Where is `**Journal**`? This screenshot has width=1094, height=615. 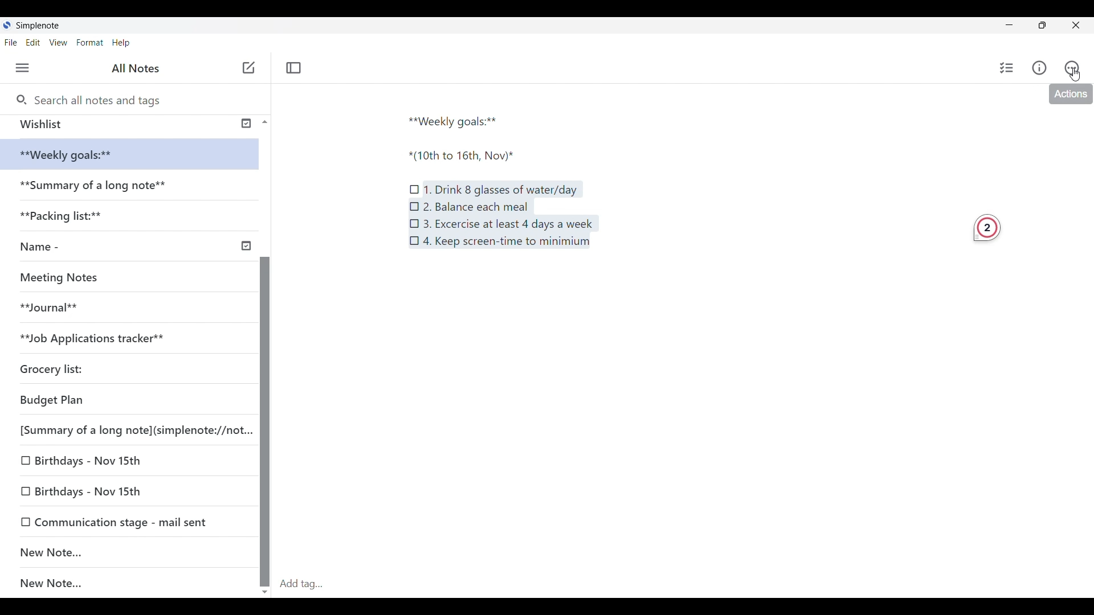
**Journal** is located at coordinates (55, 306).